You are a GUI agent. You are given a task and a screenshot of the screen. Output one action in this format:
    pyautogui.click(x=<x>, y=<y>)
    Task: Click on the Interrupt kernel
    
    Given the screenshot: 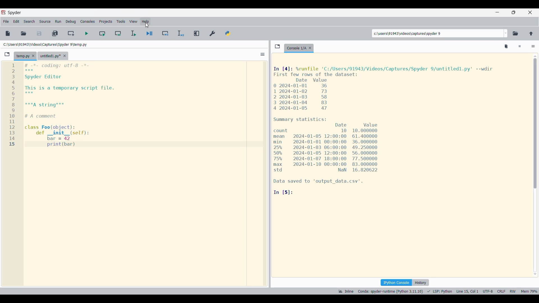 What is the action you would take?
    pyautogui.click(x=520, y=47)
    